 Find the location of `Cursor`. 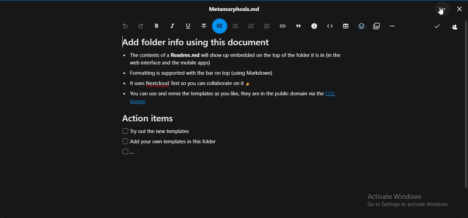

Cursor is located at coordinates (441, 12).